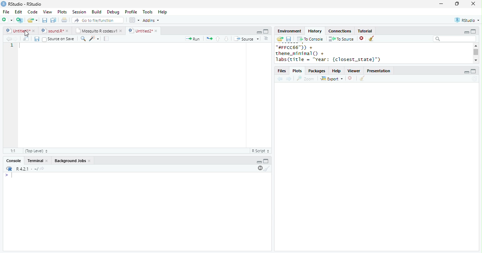 This screenshot has width=482, height=253. I want to click on scroll down, so click(476, 60).